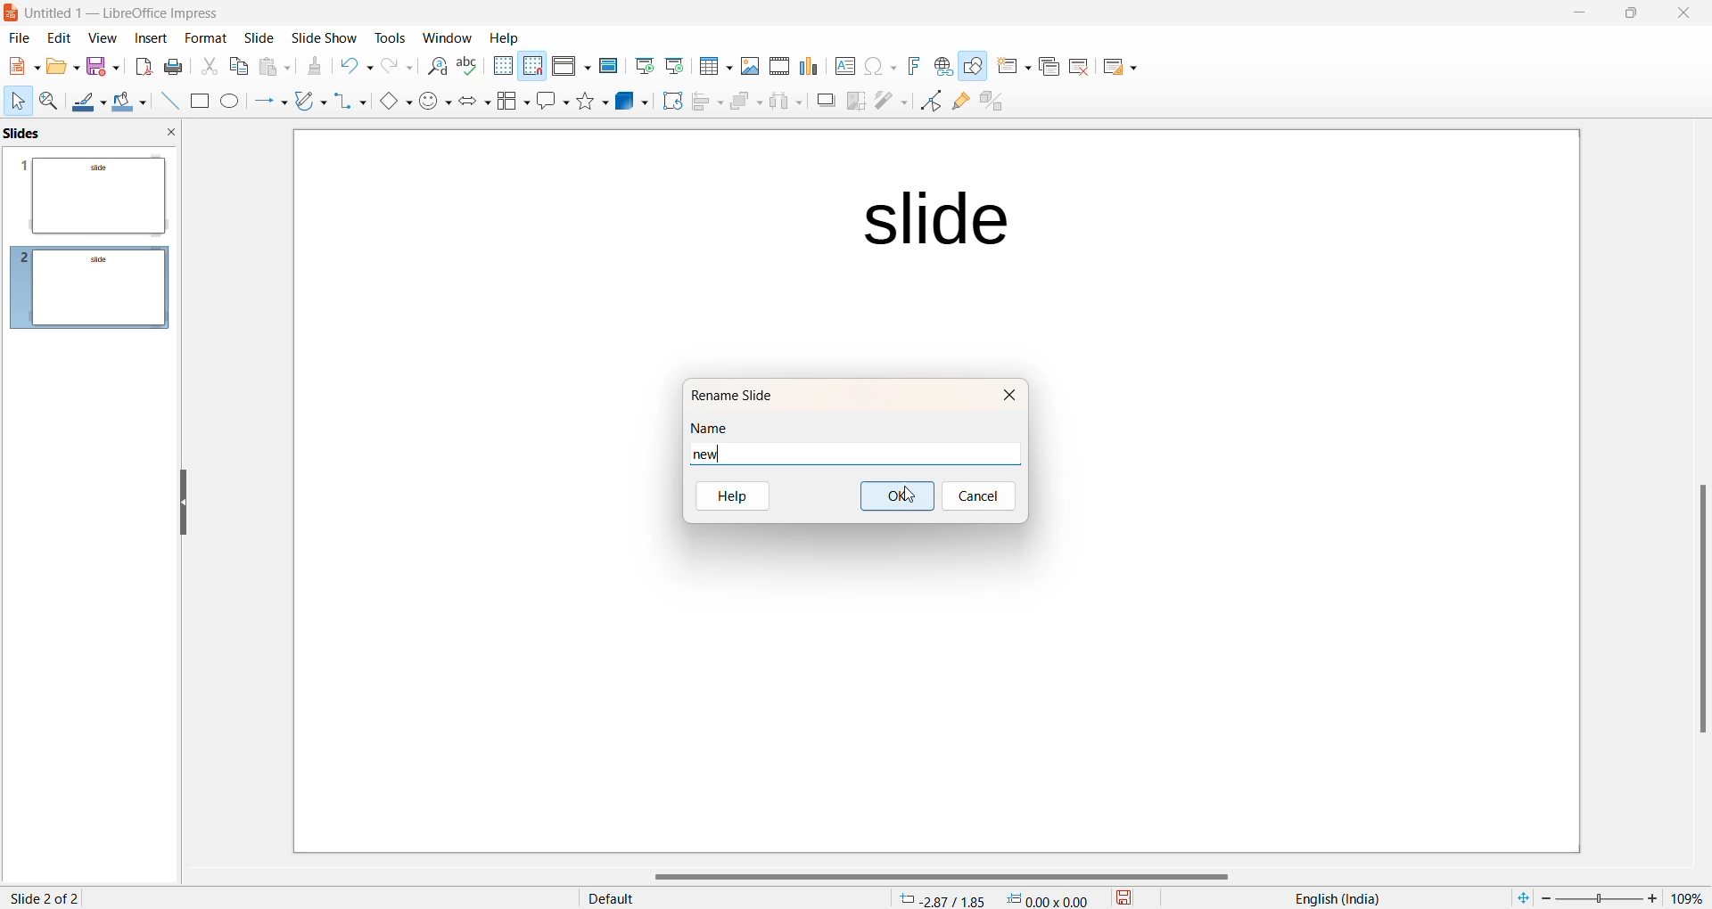 Image resolution: width=1712 pixels, height=909 pixels. Describe the element at coordinates (1123, 898) in the screenshot. I see `save` at that location.